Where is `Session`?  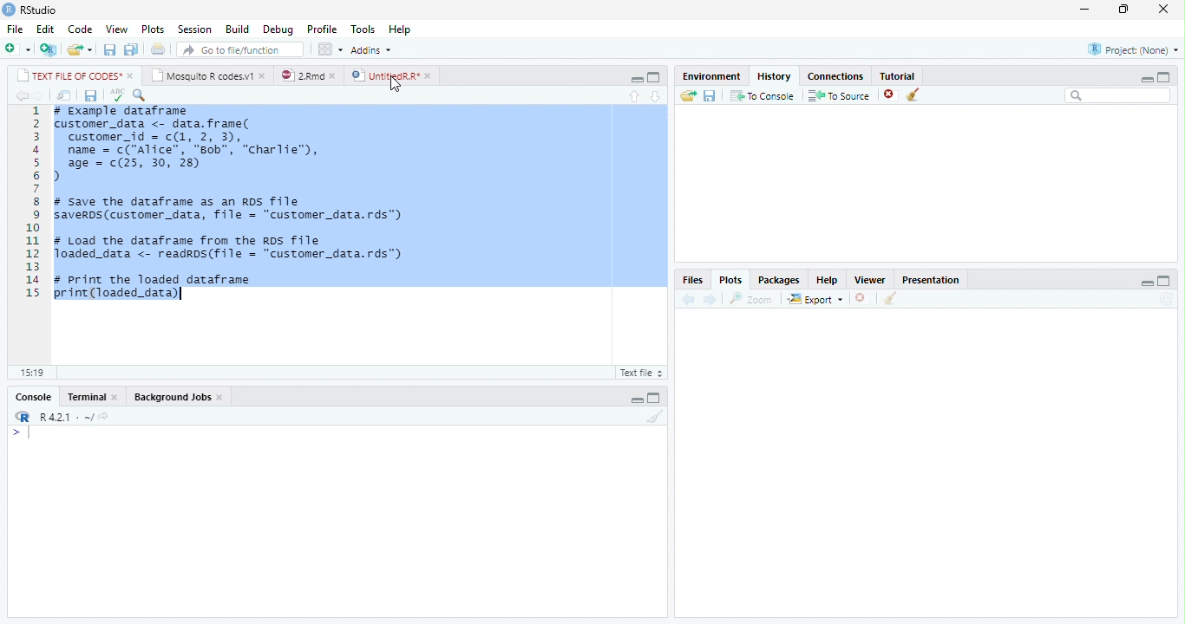
Session is located at coordinates (193, 30).